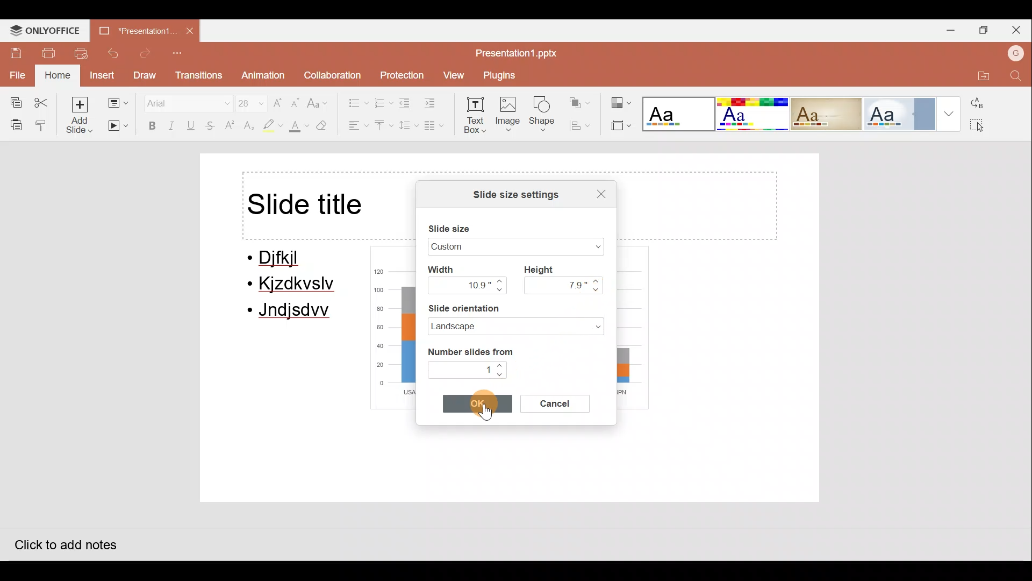  I want to click on Italic, so click(172, 125).